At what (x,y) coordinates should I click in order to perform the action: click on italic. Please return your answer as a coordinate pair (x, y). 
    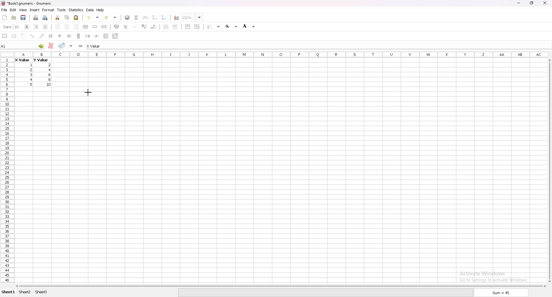
    Looking at the image, I should click on (37, 26).